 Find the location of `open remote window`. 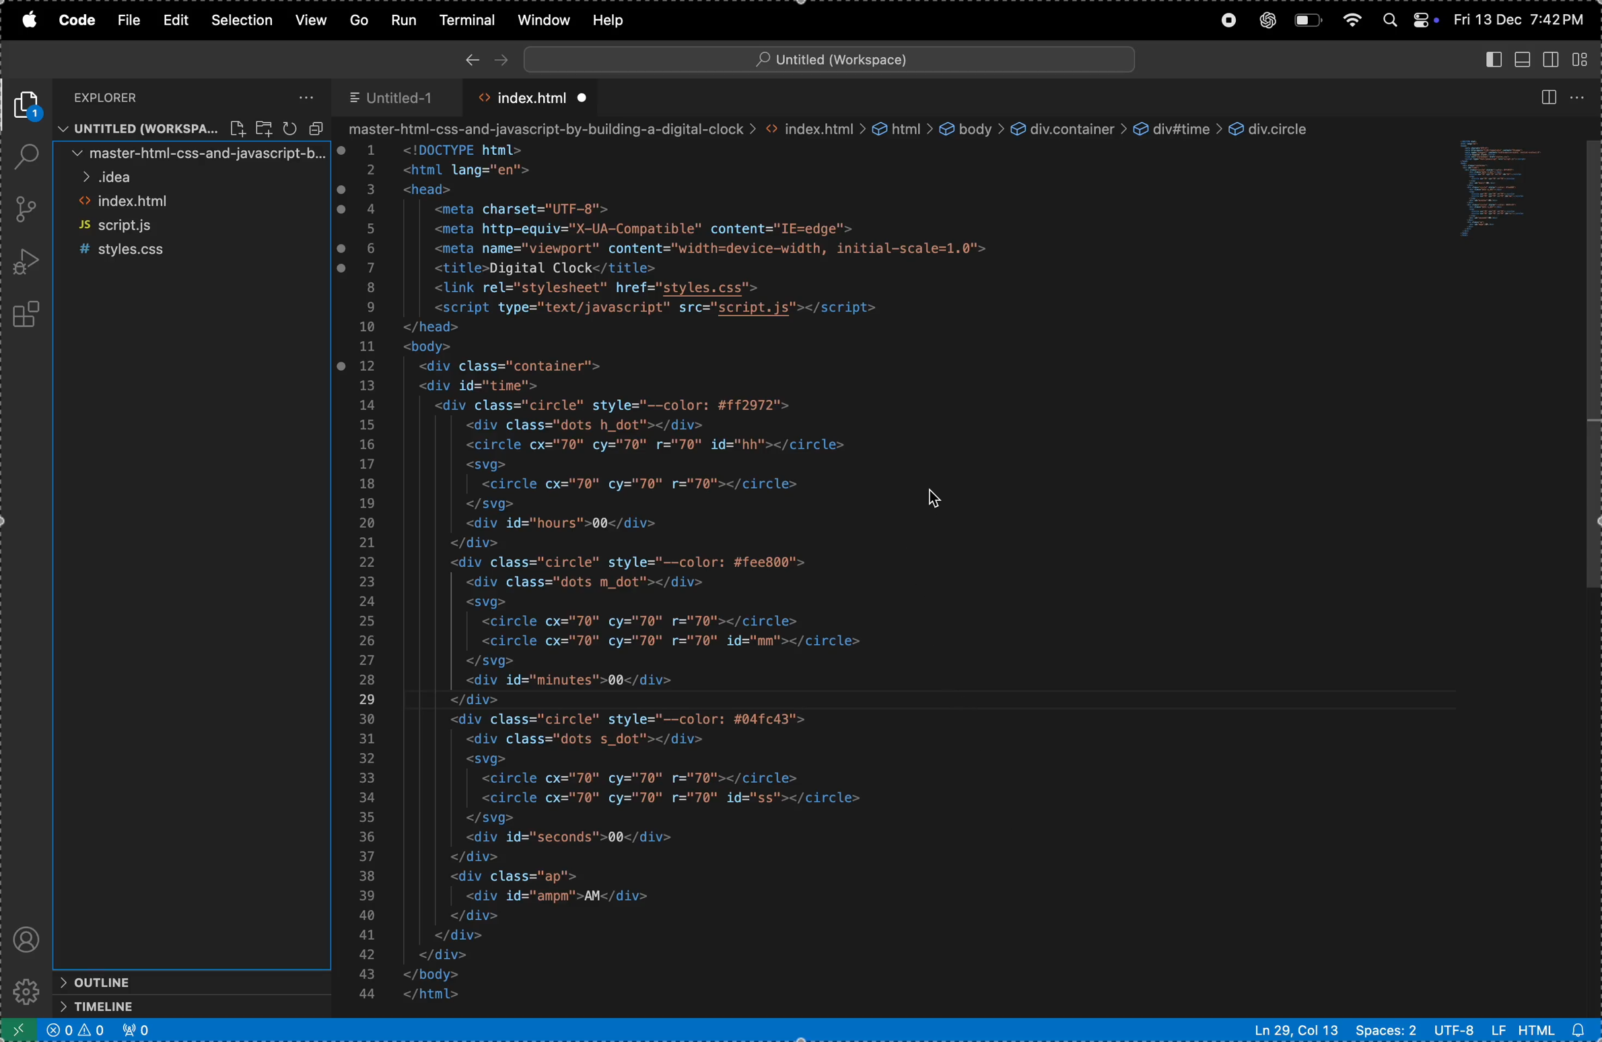

open remote window is located at coordinates (16, 1029).